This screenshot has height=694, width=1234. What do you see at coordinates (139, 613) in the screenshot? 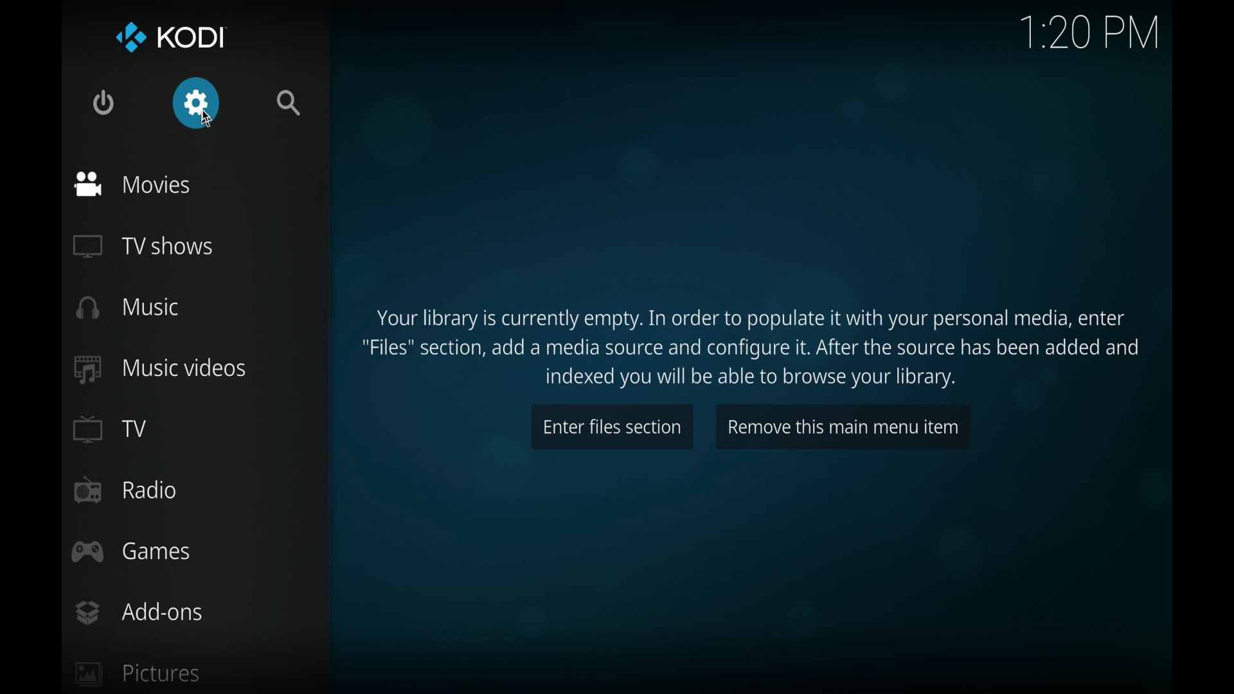
I see `add-ons` at bounding box center [139, 613].